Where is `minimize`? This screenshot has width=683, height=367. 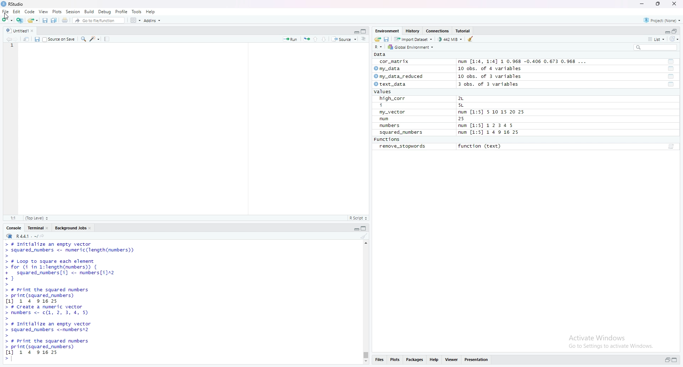 minimize is located at coordinates (355, 32).